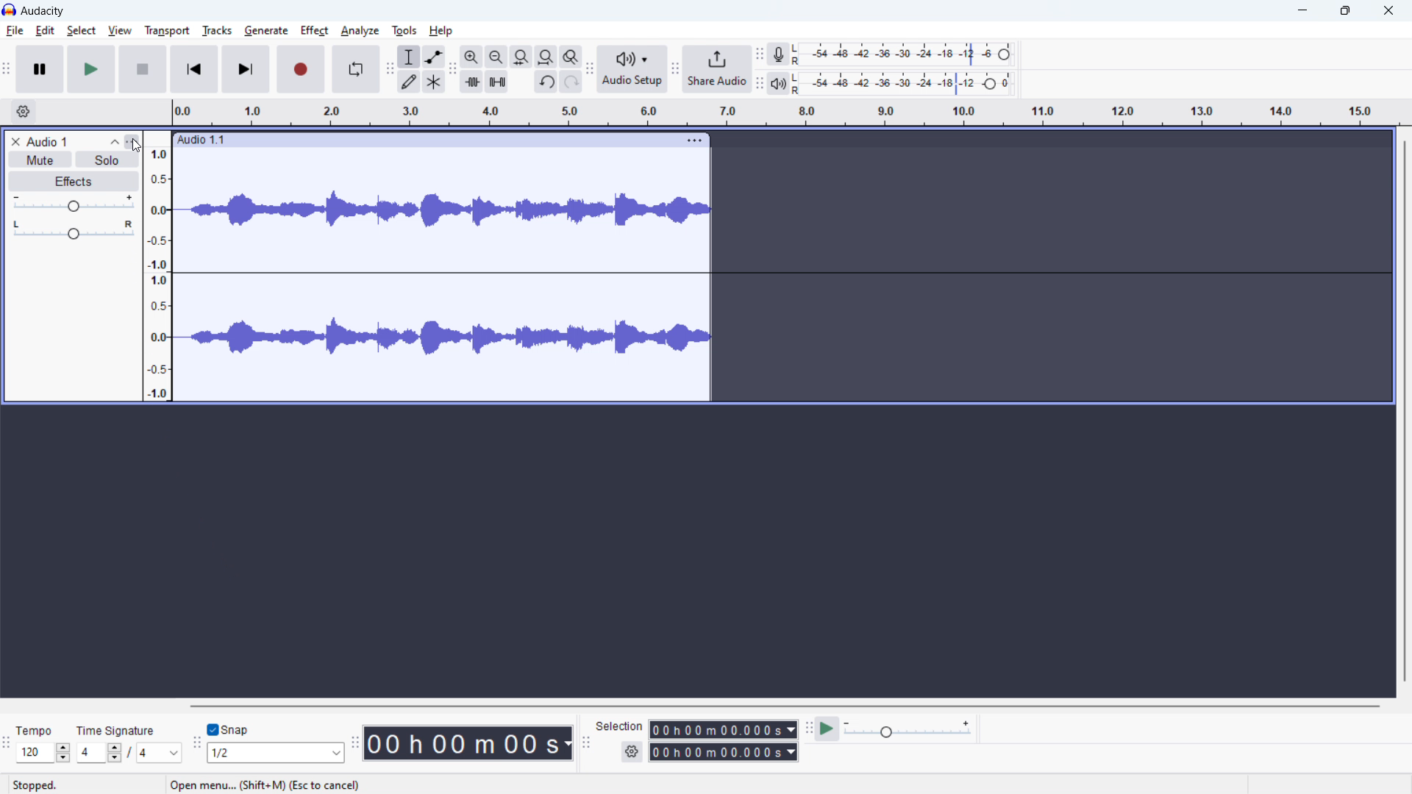 The width and height of the screenshot is (1412, 794). What do you see at coordinates (692, 140) in the screenshot?
I see `track options` at bounding box center [692, 140].